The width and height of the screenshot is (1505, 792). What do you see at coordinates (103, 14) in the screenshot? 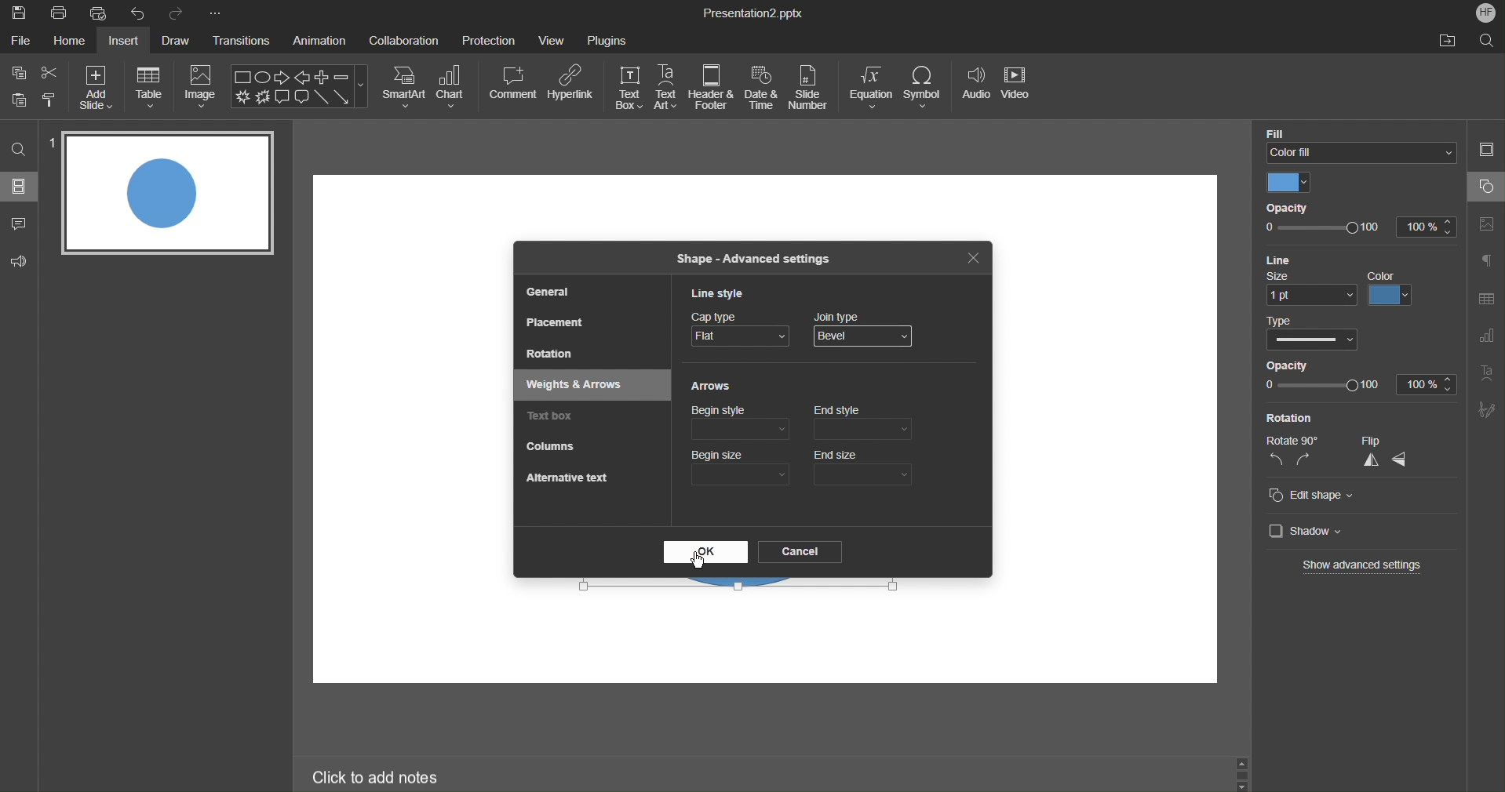
I see `Quick Print` at bounding box center [103, 14].